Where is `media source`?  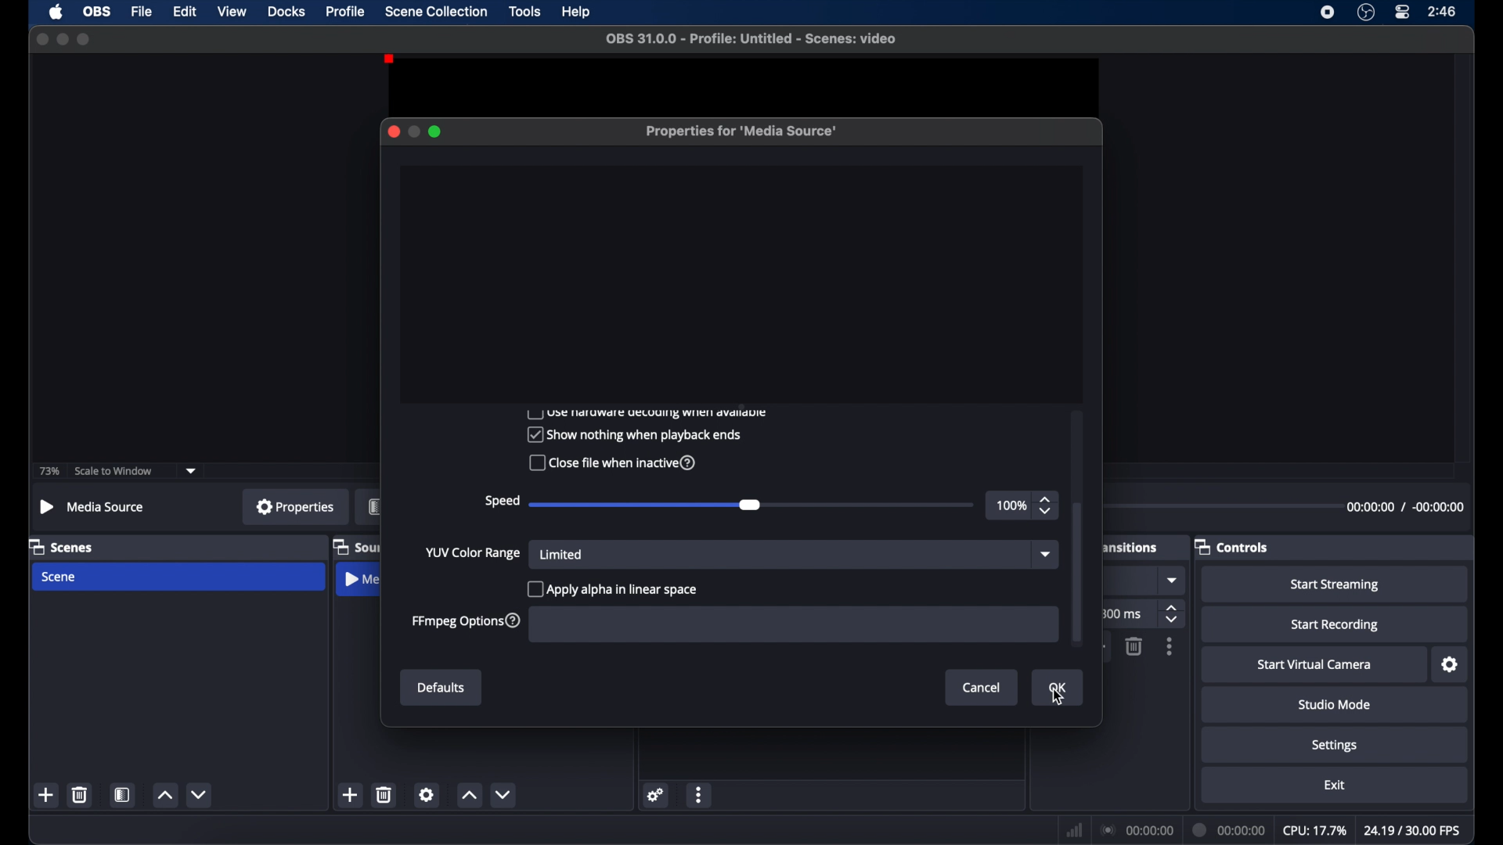
media source is located at coordinates (91, 506).